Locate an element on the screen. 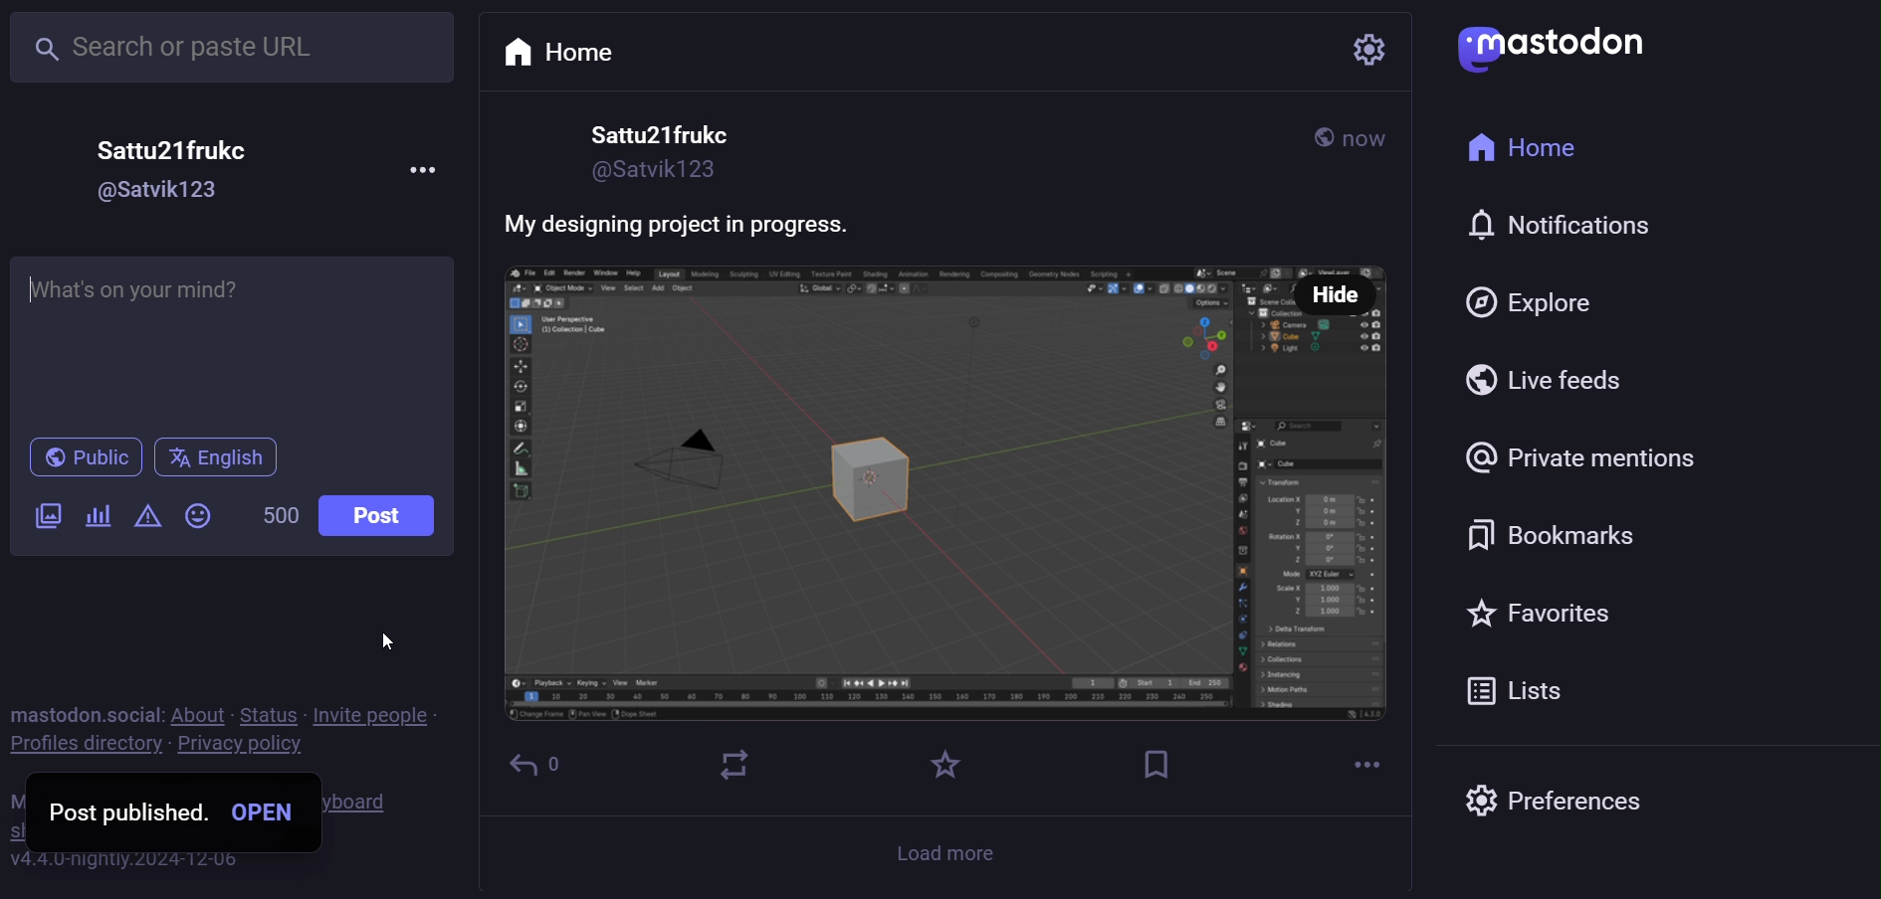  private mention is located at coordinates (1582, 459).